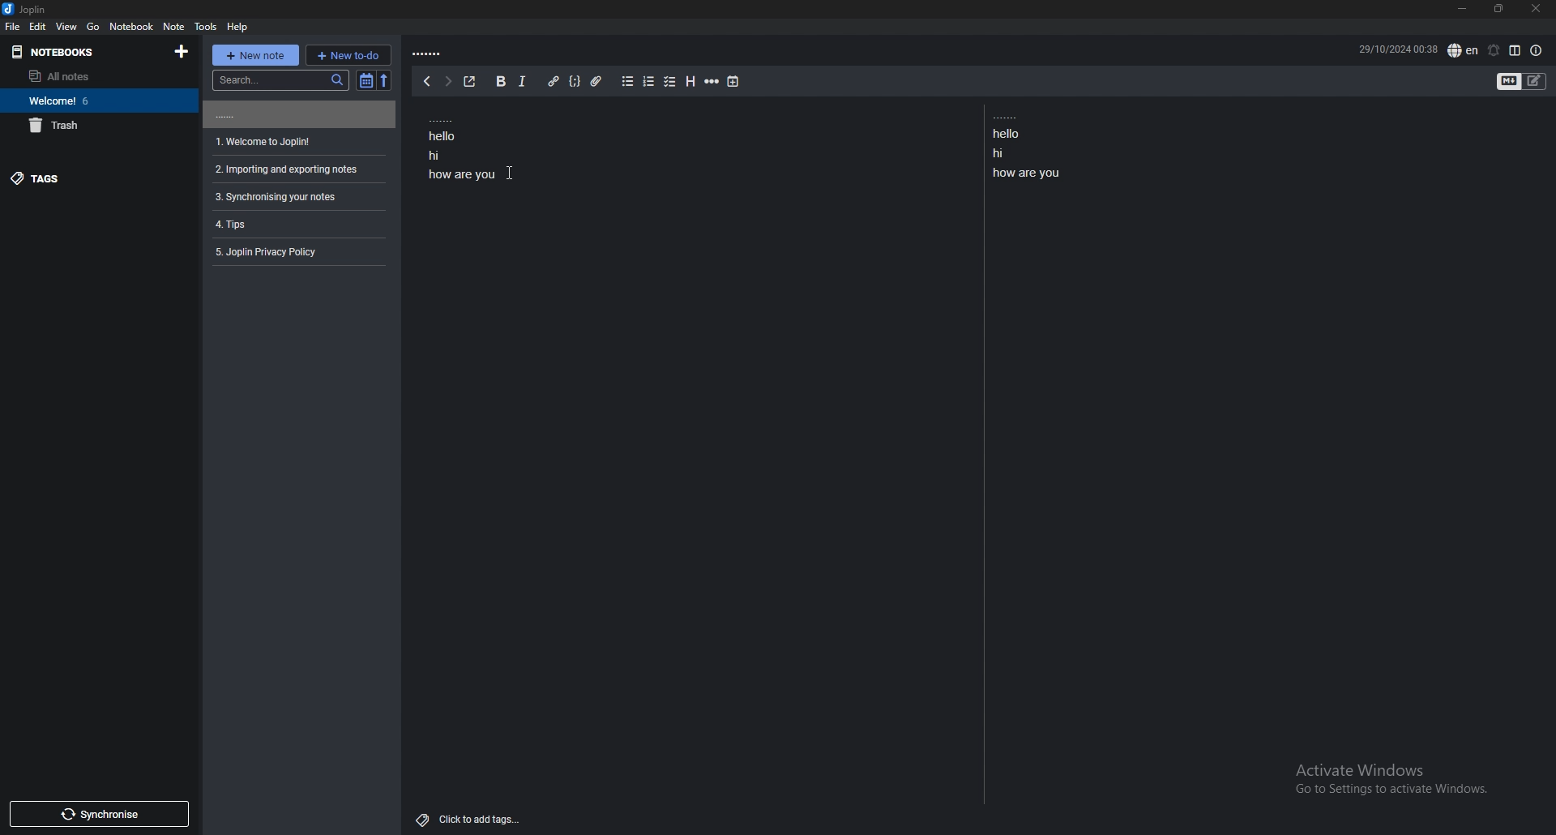 The image size is (1556, 835). Describe the element at coordinates (1494, 50) in the screenshot. I see `set alarm` at that location.